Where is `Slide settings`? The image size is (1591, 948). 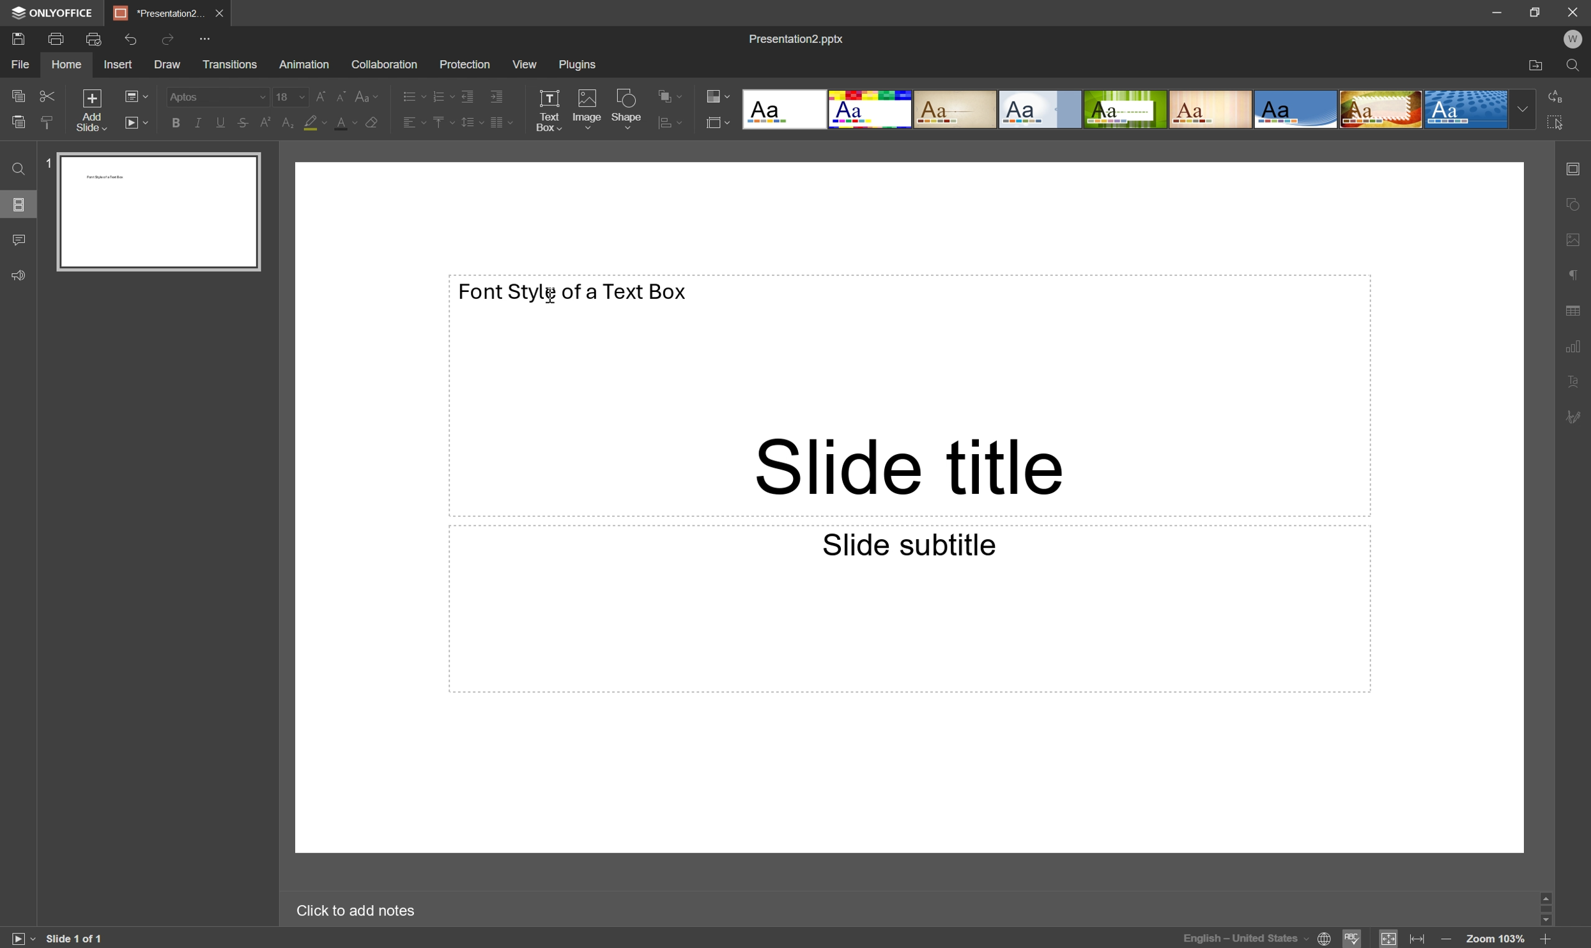
Slide settings is located at coordinates (1577, 168).